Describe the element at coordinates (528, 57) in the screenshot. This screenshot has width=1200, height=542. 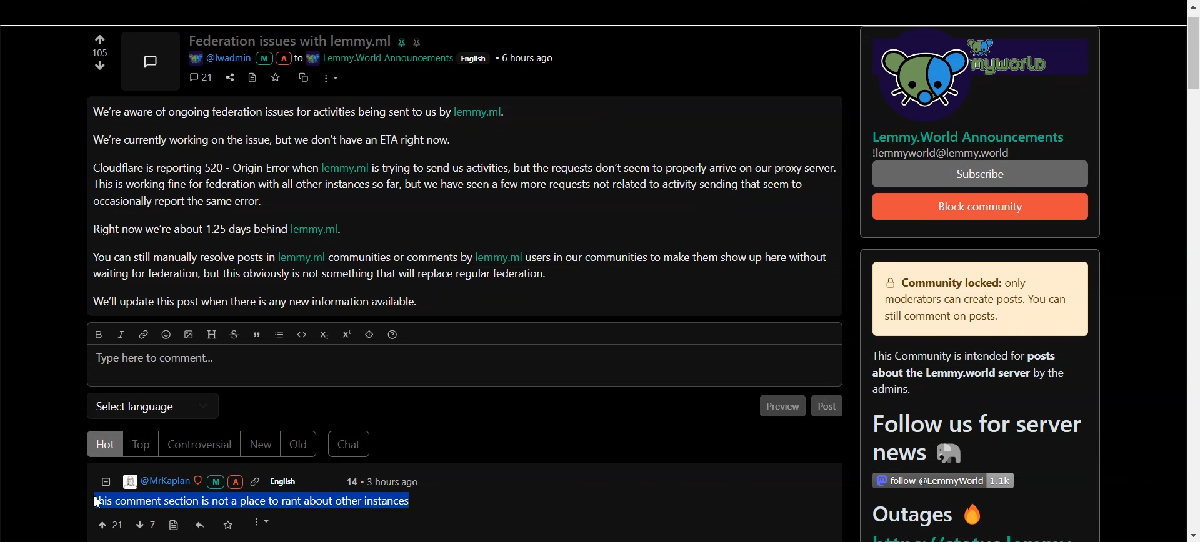
I see `` at that location.